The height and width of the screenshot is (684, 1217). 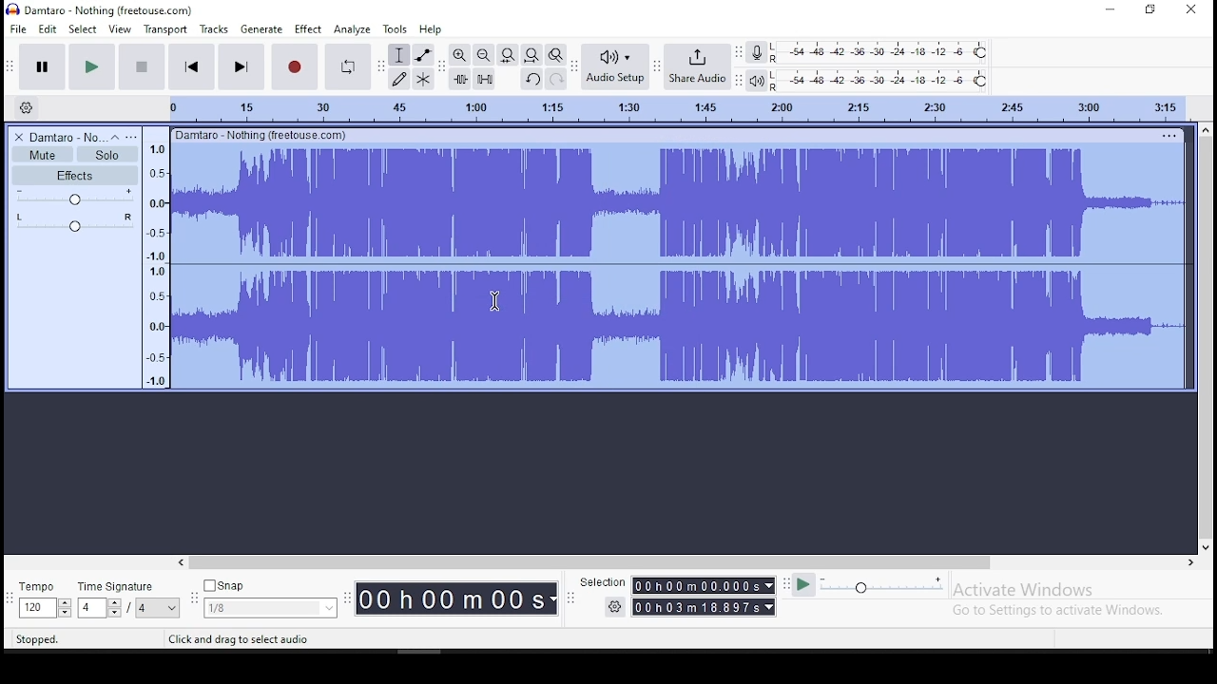 What do you see at coordinates (38, 639) in the screenshot?
I see `stopped` at bounding box center [38, 639].